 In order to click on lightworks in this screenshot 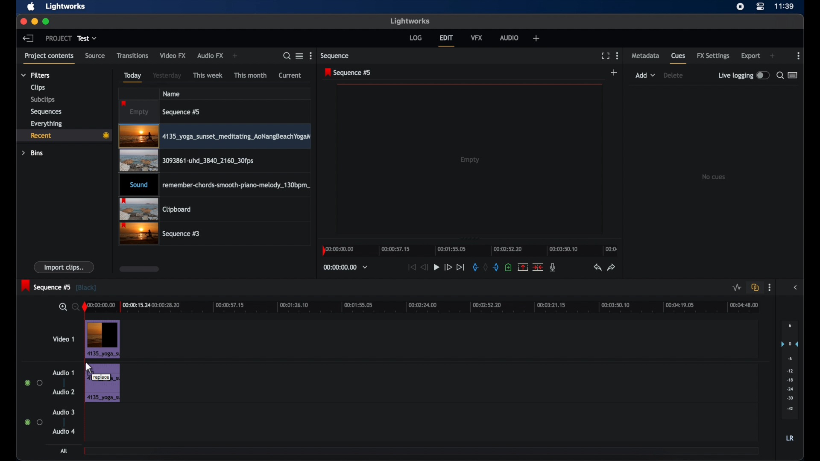, I will do `click(411, 21)`.